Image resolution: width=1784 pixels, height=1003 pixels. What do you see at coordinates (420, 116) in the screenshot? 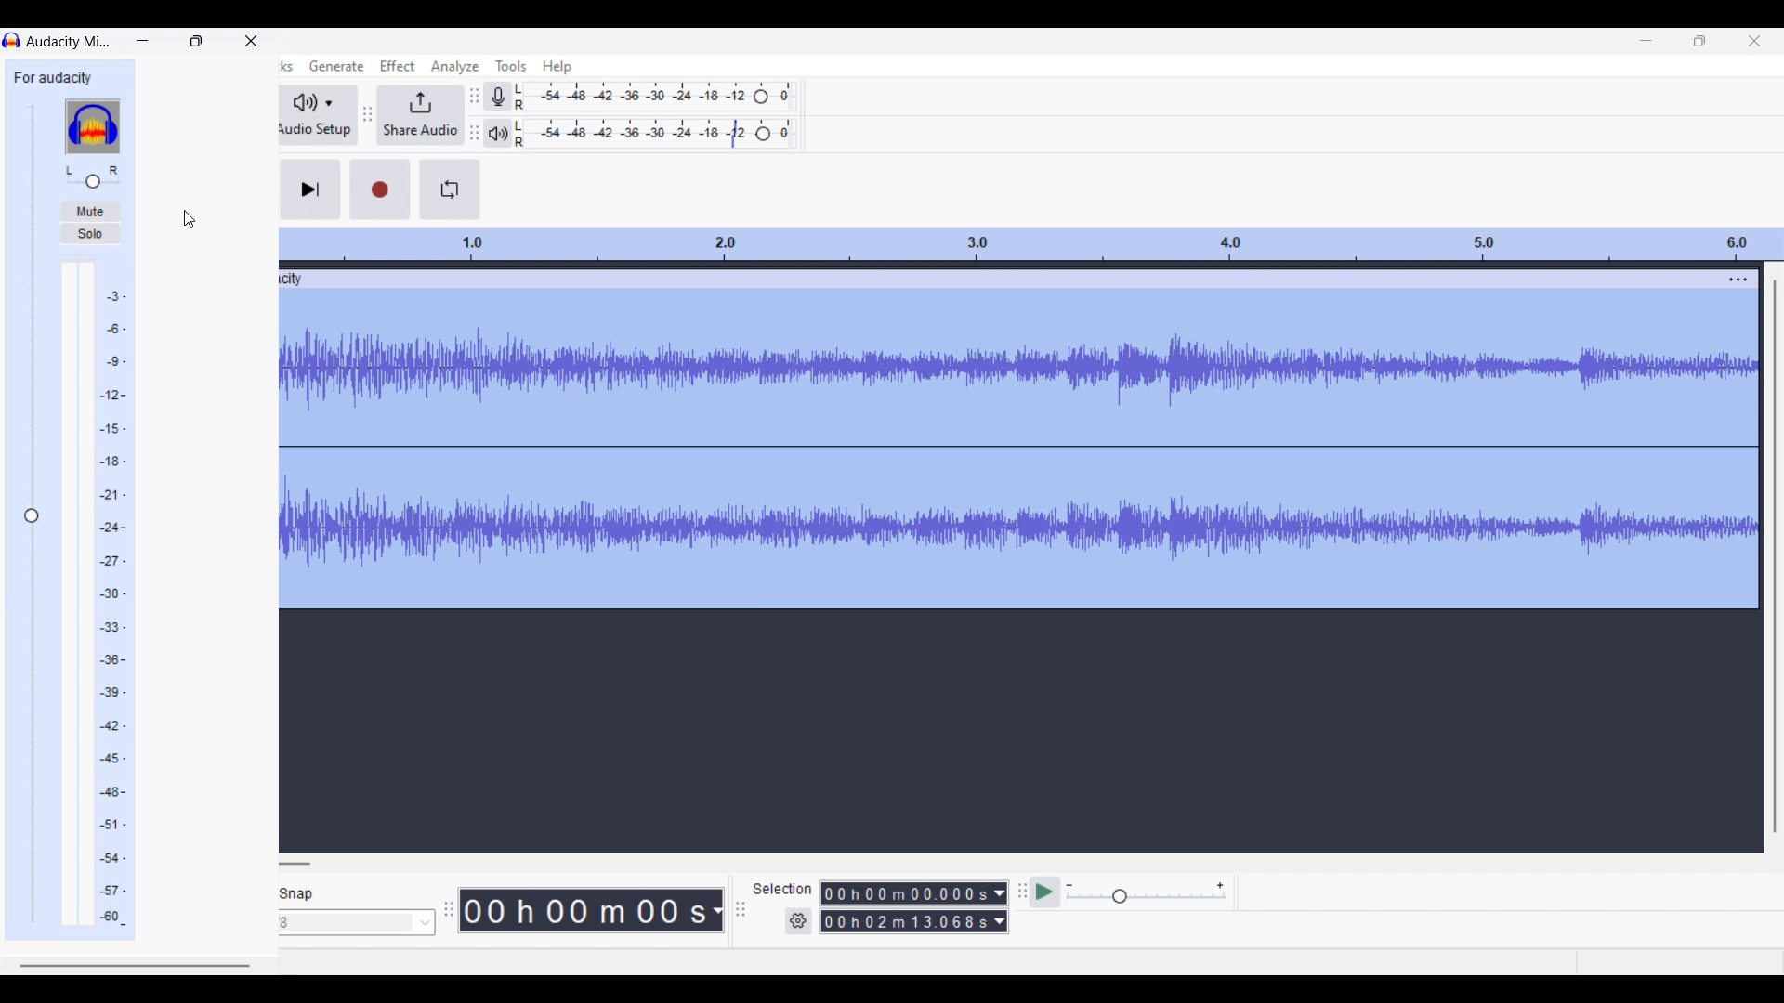
I see `Share audio` at bounding box center [420, 116].